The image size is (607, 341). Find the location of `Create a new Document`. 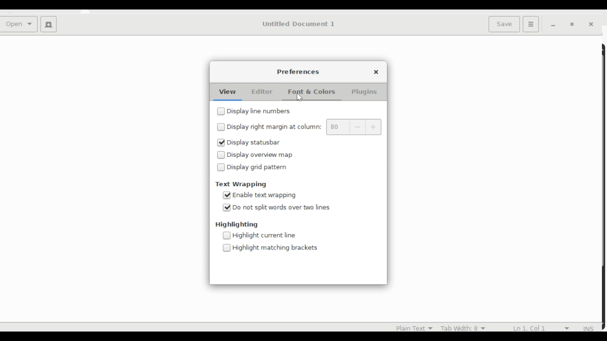

Create a new Document is located at coordinates (48, 25).